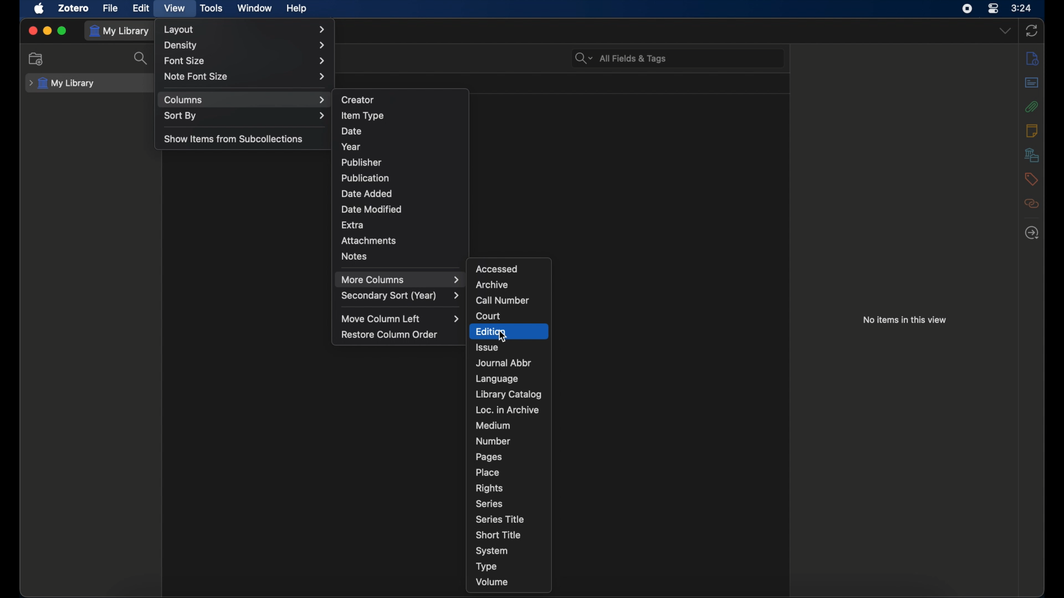 This screenshot has height=598, width=1064. Describe the element at coordinates (353, 225) in the screenshot. I see `extra` at that location.